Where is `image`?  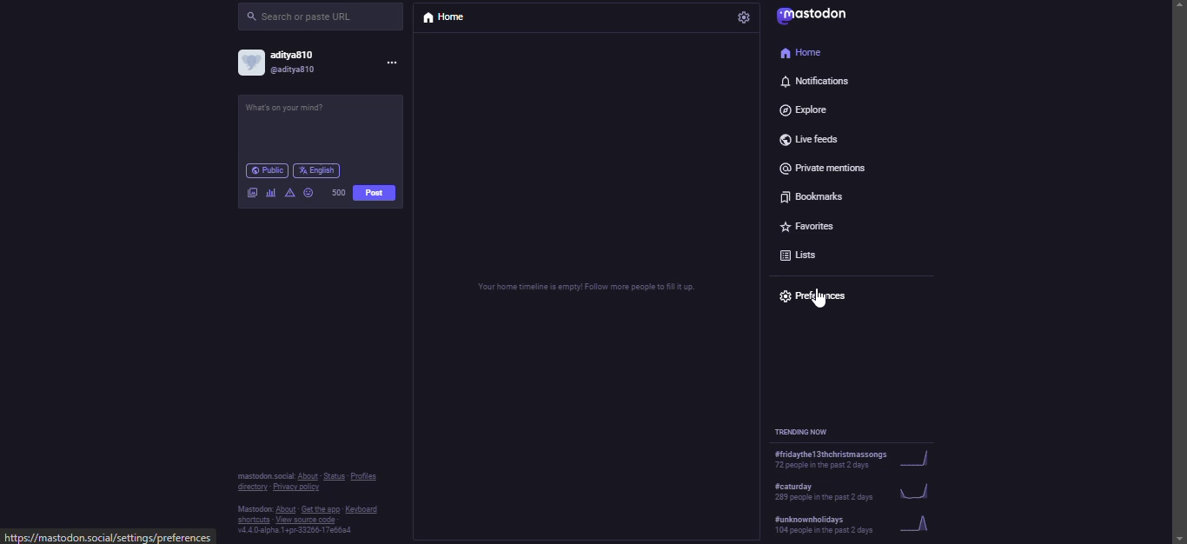 image is located at coordinates (252, 191).